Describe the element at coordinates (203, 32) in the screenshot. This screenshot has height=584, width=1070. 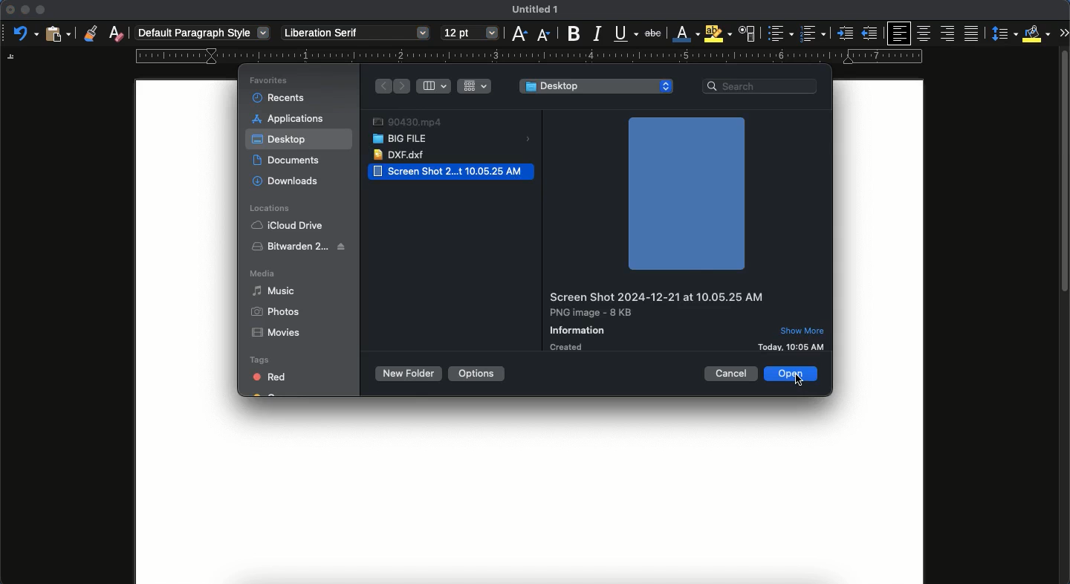
I see `default paragraph style` at that location.